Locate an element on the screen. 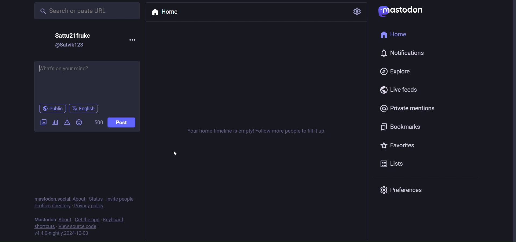 This screenshot has height=242, width=516. bookmark is located at coordinates (400, 127).